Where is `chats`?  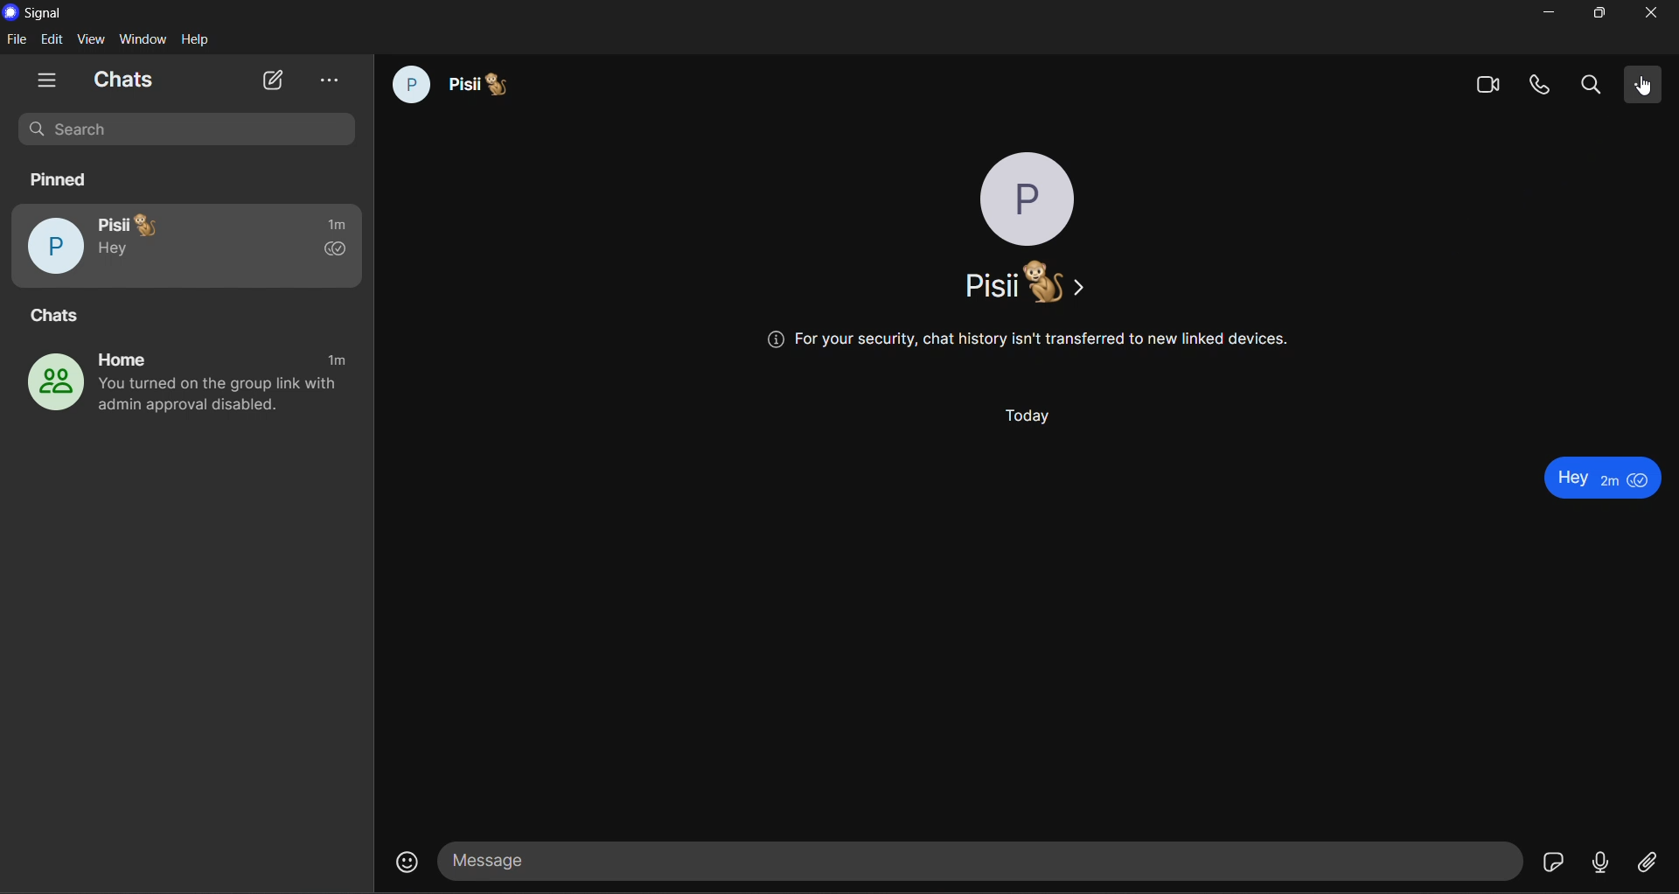 chats is located at coordinates (122, 77).